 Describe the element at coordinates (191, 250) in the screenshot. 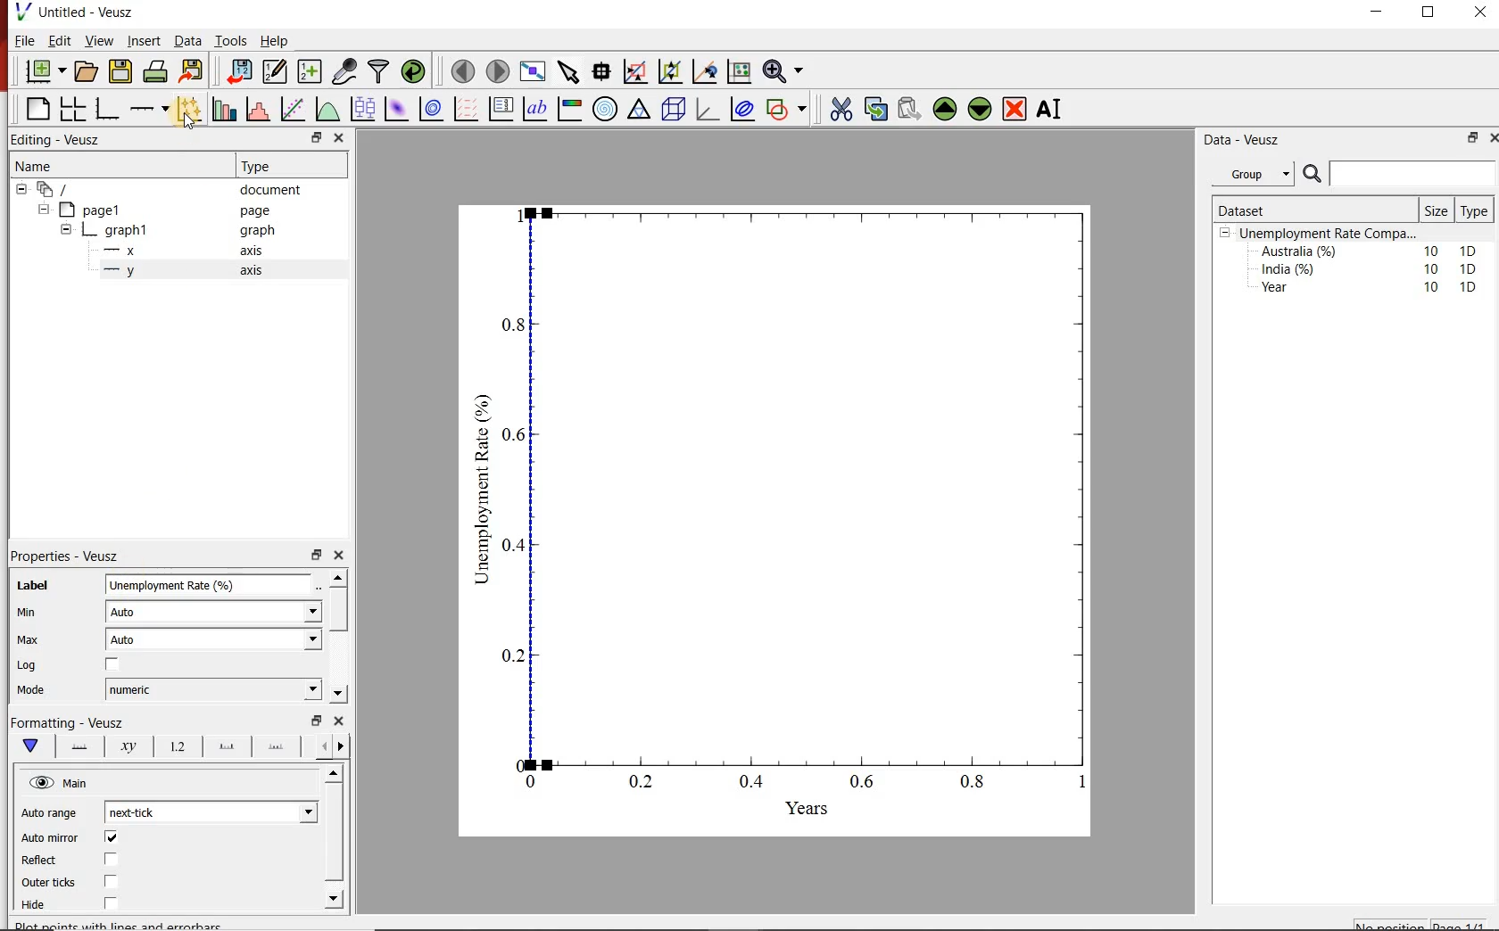

I see `x axis` at that location.